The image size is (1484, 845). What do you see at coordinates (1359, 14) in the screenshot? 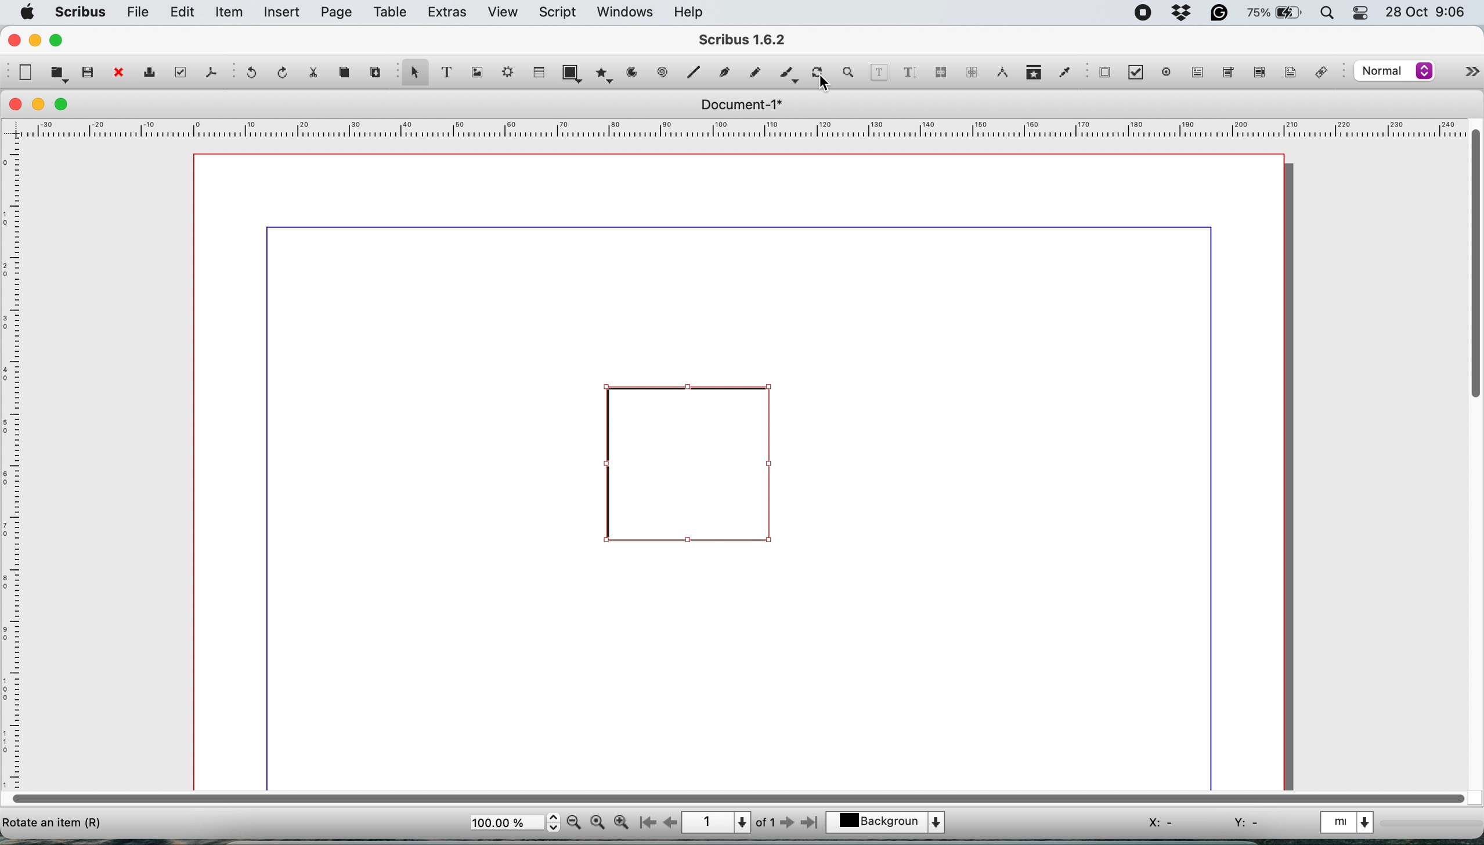
I see `control center` at bounding box center [1359, 14].